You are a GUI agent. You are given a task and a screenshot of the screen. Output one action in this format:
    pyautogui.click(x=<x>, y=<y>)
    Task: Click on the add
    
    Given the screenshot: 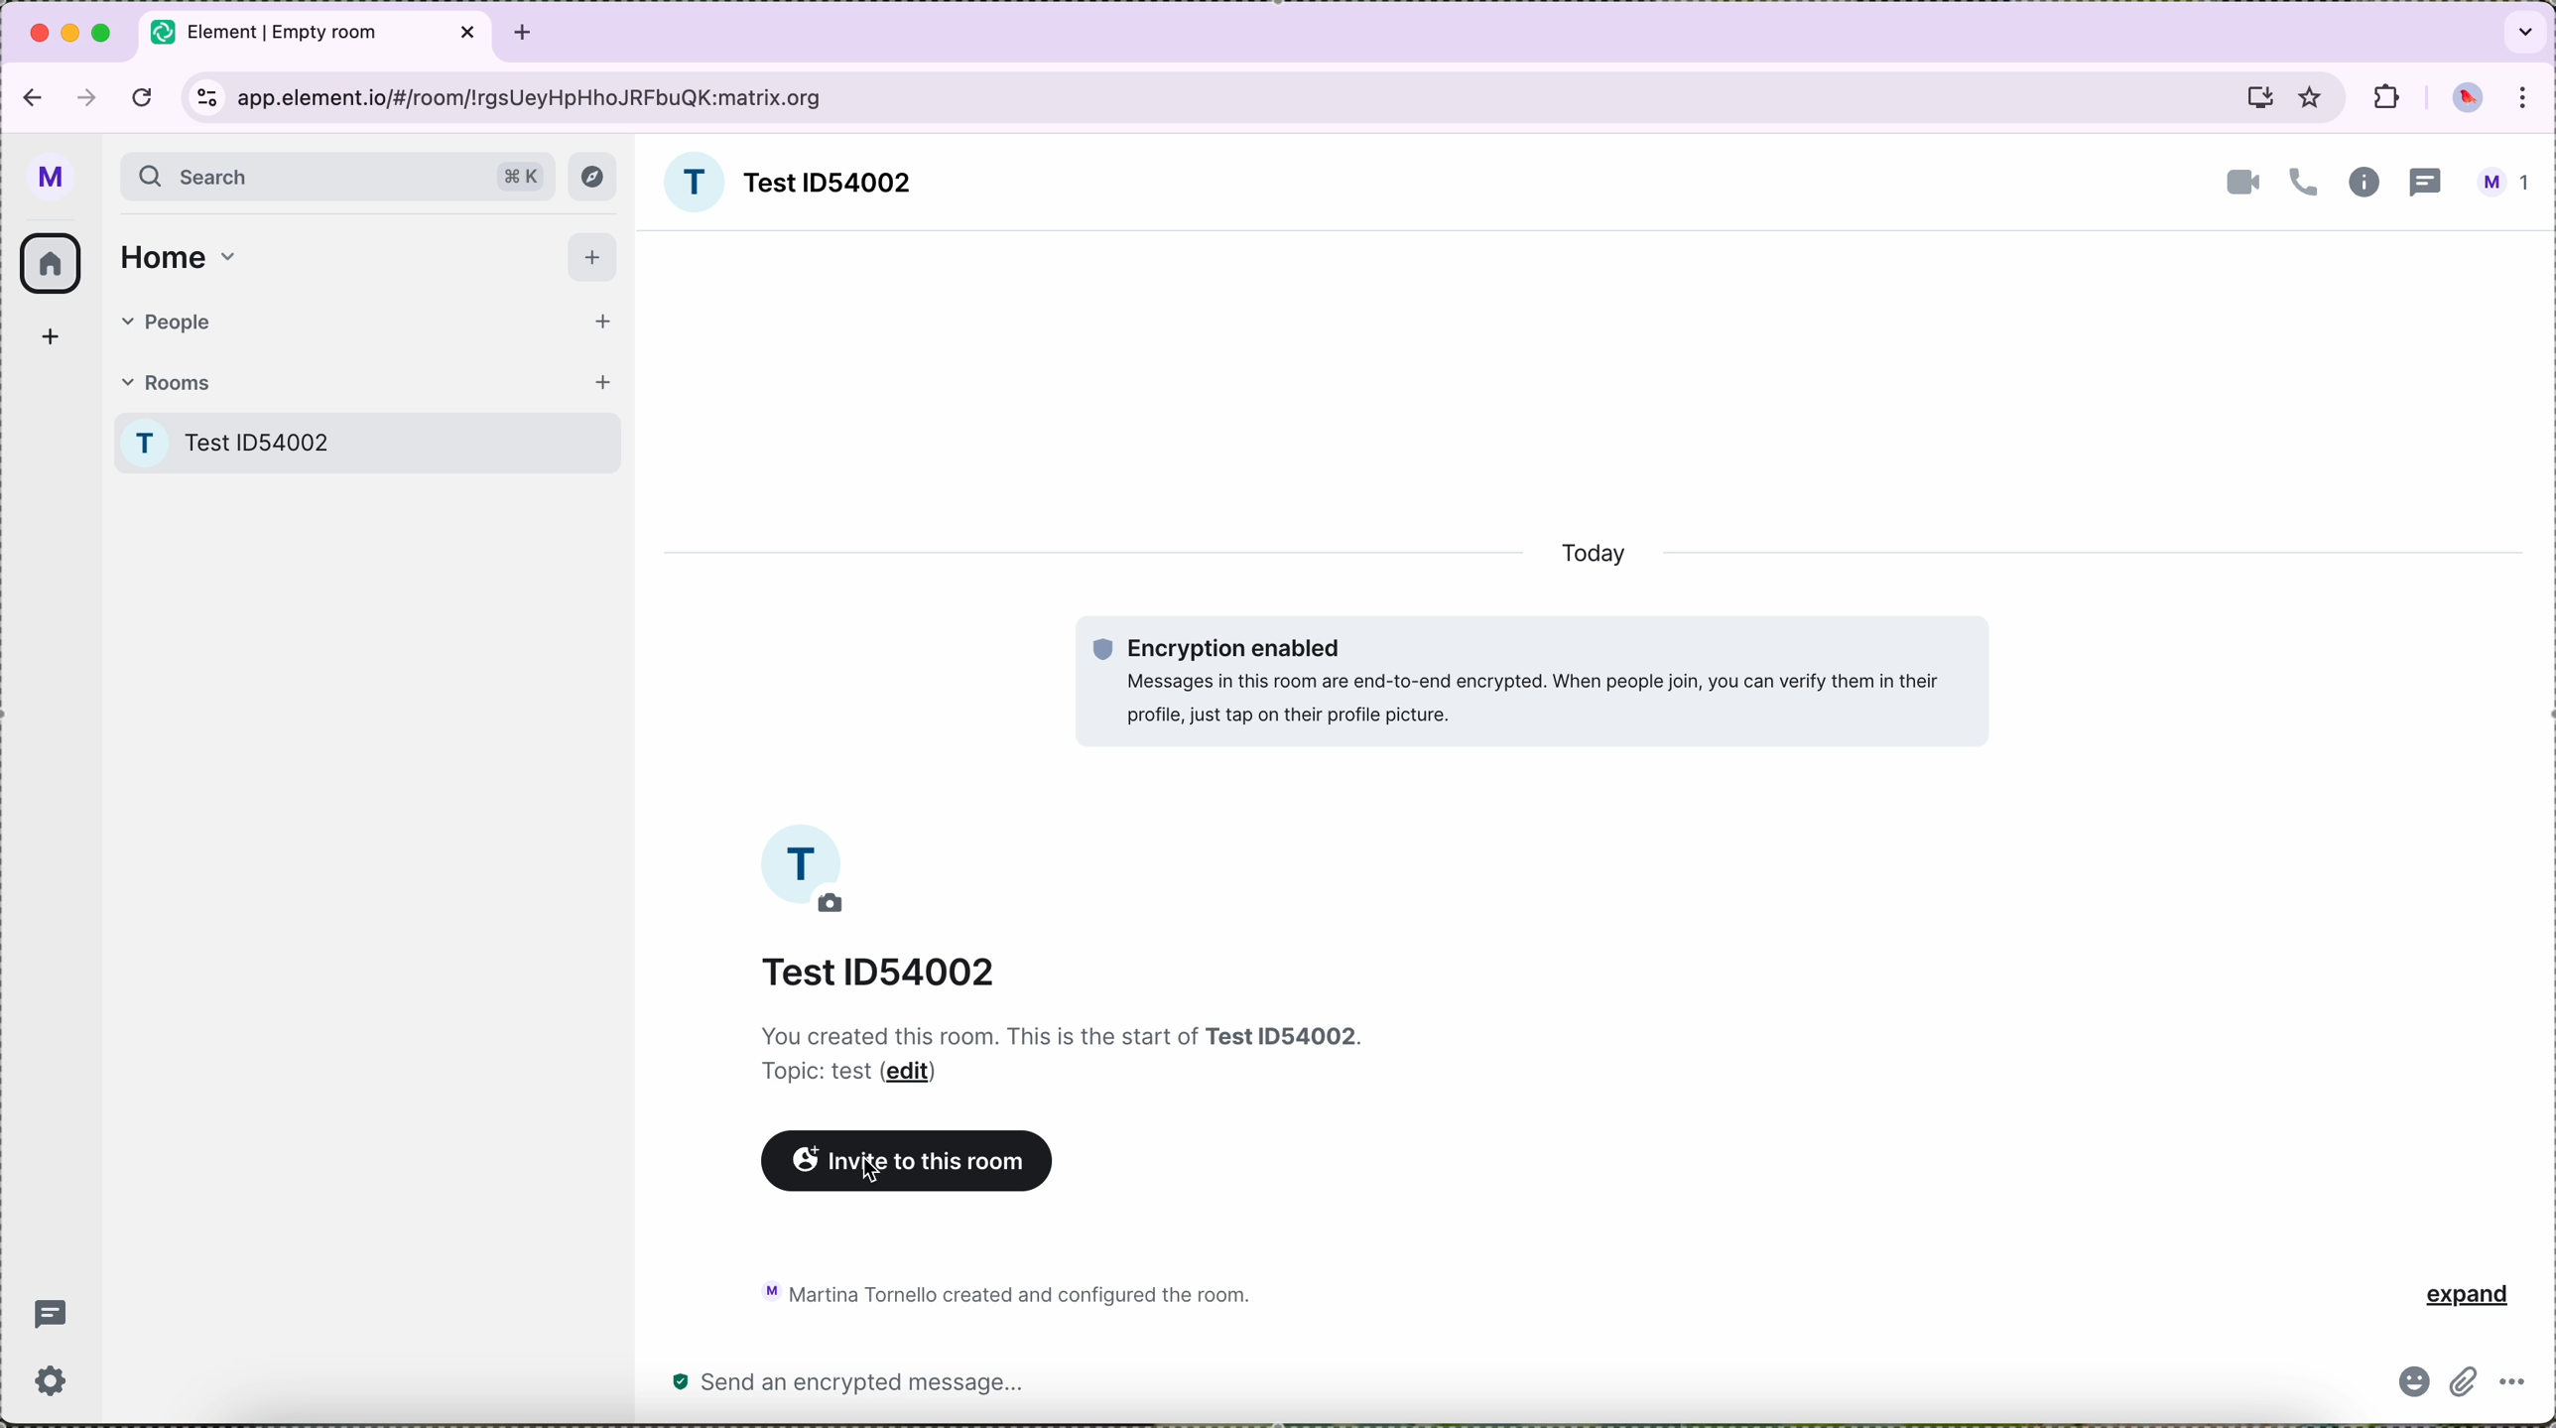 What is the action you would take?
    pyautogui.click(x=49, y=338)
    